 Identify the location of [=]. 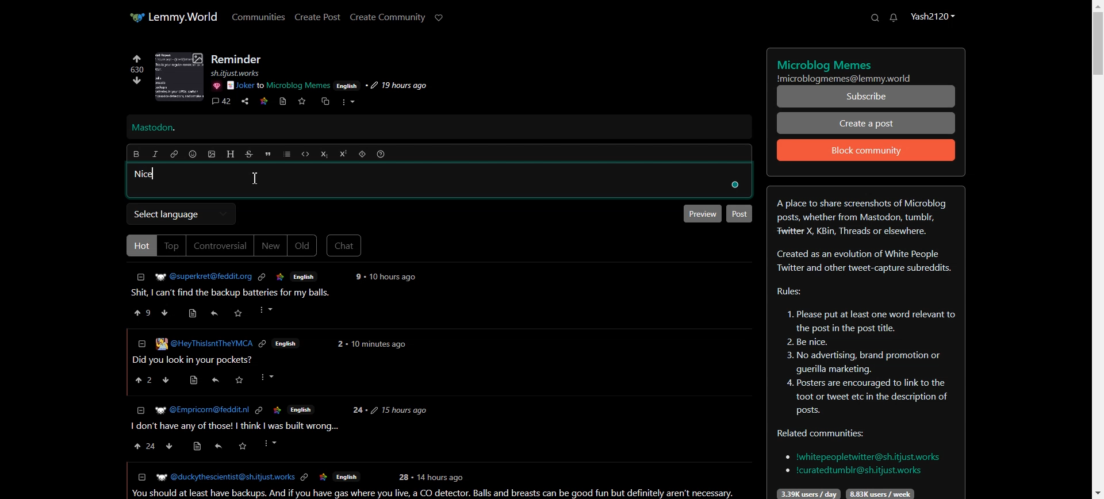
(141, 477).